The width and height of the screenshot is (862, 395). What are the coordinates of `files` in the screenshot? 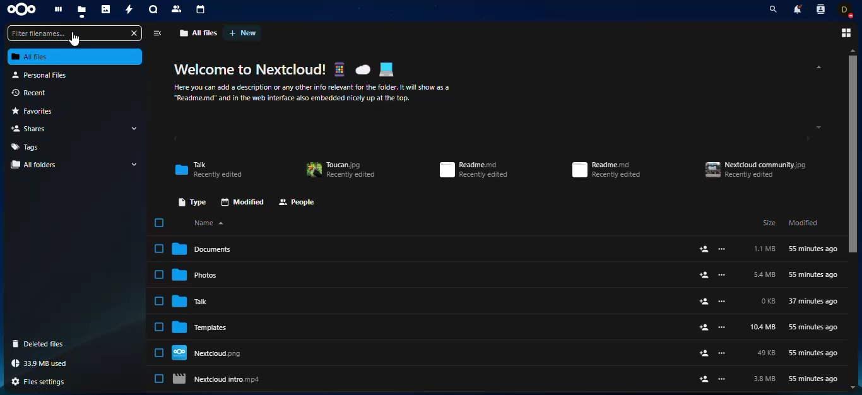 It's located at (82, 11).